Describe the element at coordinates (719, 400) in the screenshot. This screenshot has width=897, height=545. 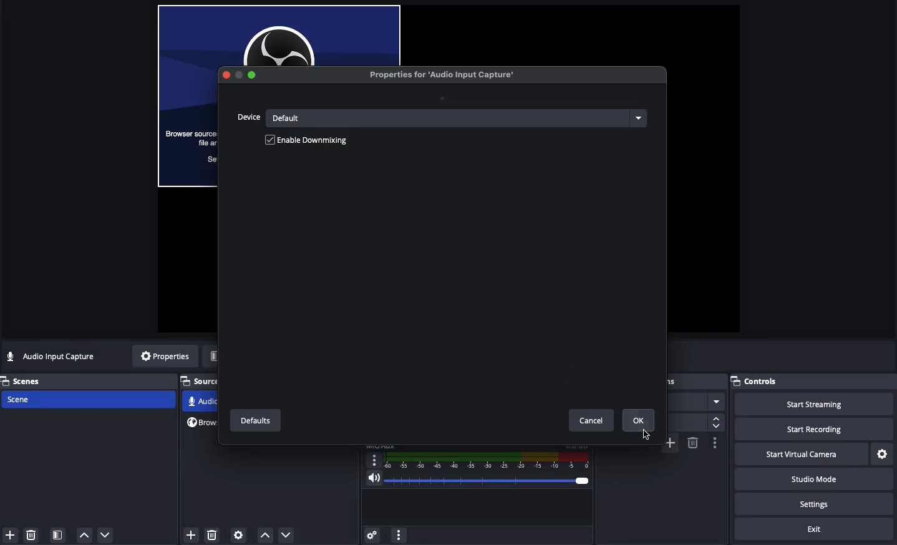
I see `drop down` at that location.